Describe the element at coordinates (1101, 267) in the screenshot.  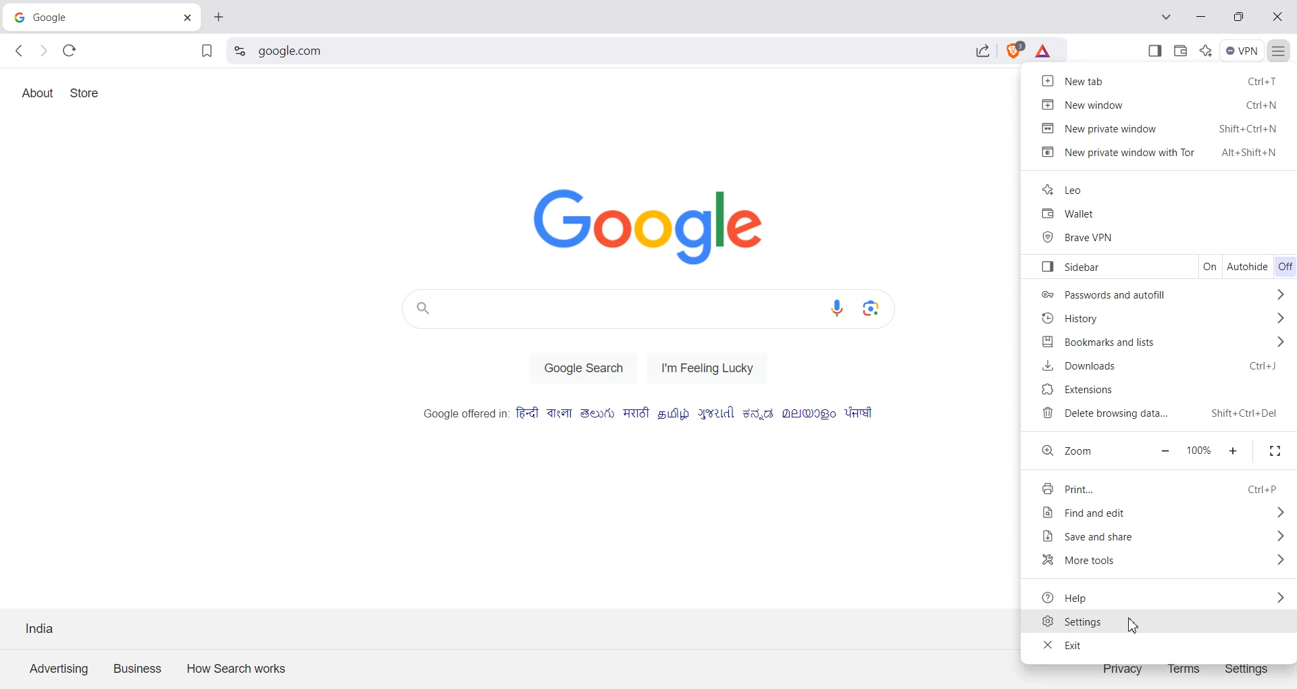
I see `Sidebar` at that location.